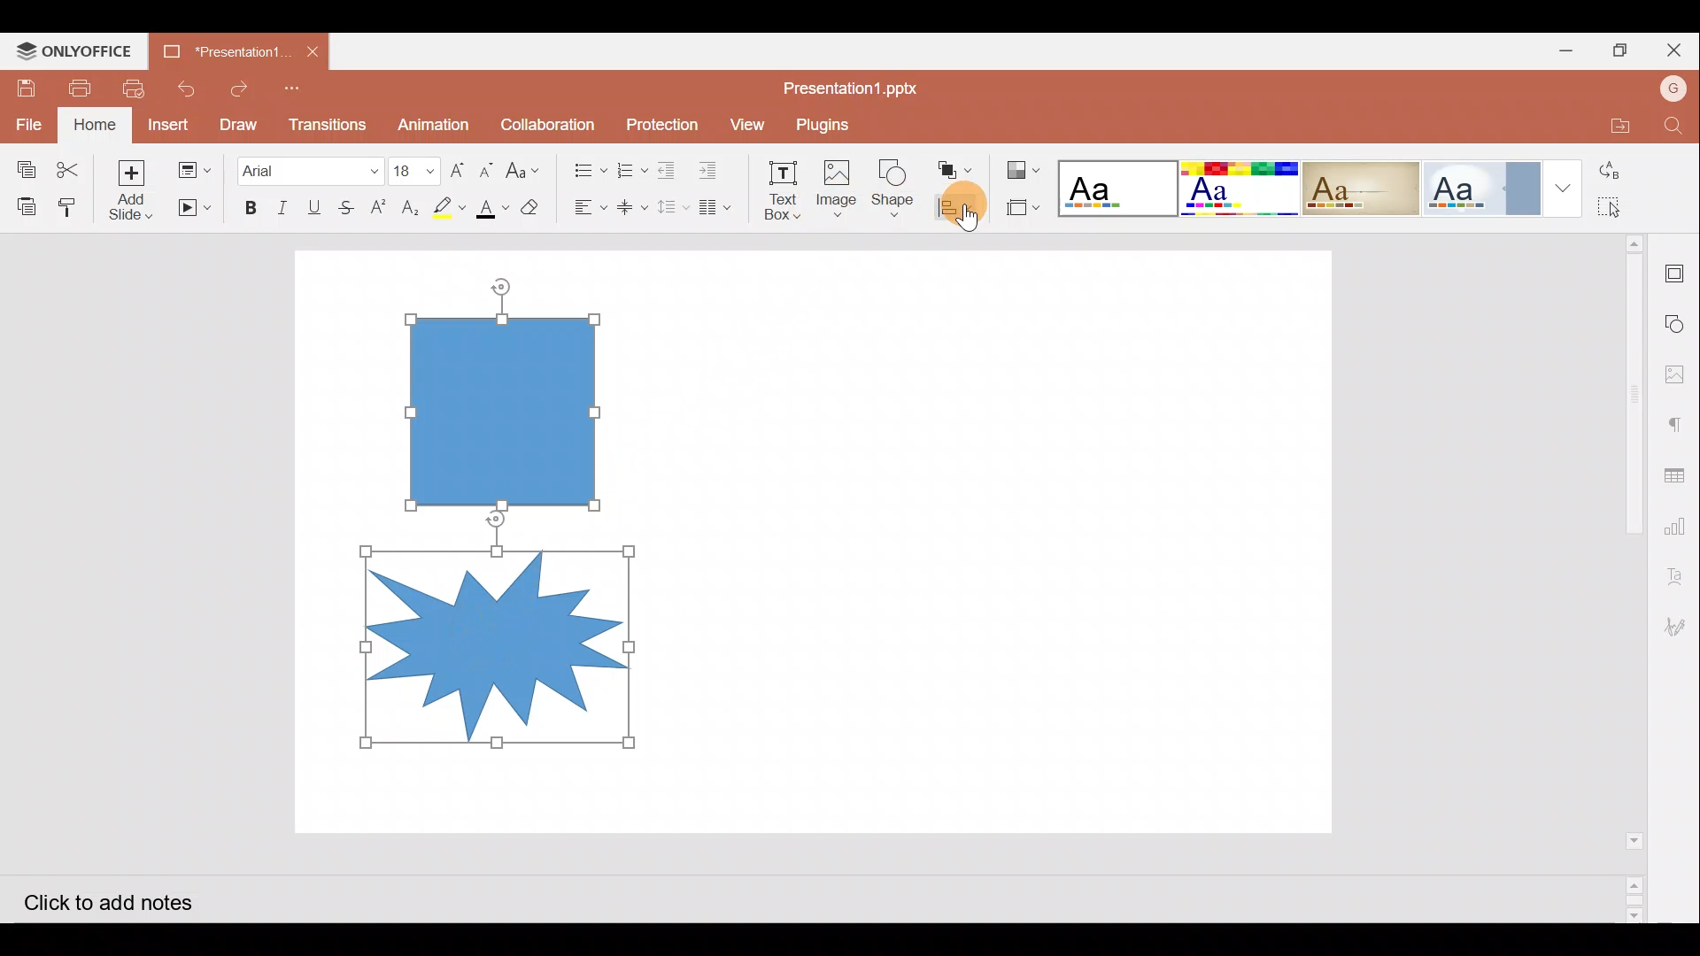  What do you see at coordinates (1116, 183) in the screenshot?
I see `Blank` at bounding box center [1116, 183].